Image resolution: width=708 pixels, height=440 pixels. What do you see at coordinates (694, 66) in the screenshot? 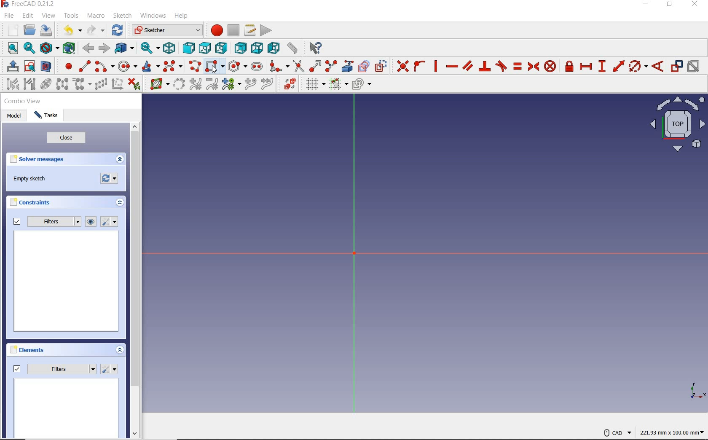
I see `activate or deactivate constraint` at bounding box center [694, 66].